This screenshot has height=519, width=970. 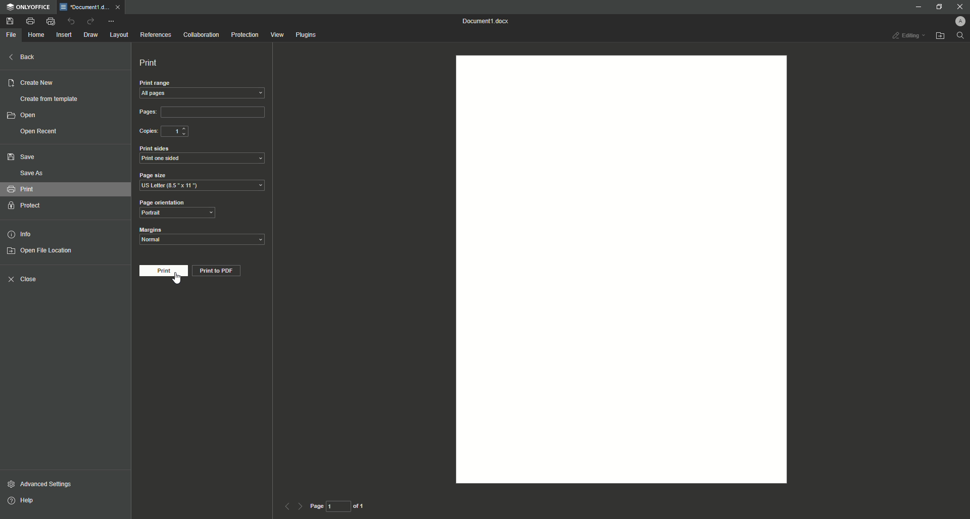 What do you see at coordinates (163, 271) in the screenshot?
I see `Print` at bounding box center [163, 271].